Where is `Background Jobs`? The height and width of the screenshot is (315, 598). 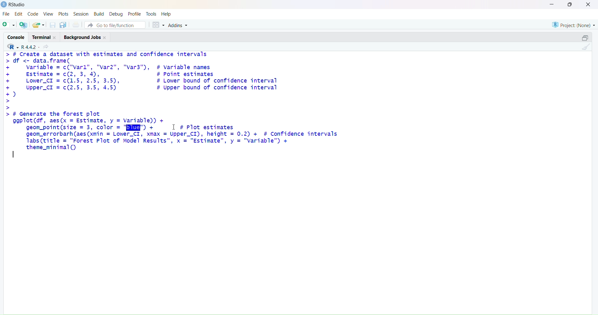 Background Jobs is located at coordinates (85, 37).